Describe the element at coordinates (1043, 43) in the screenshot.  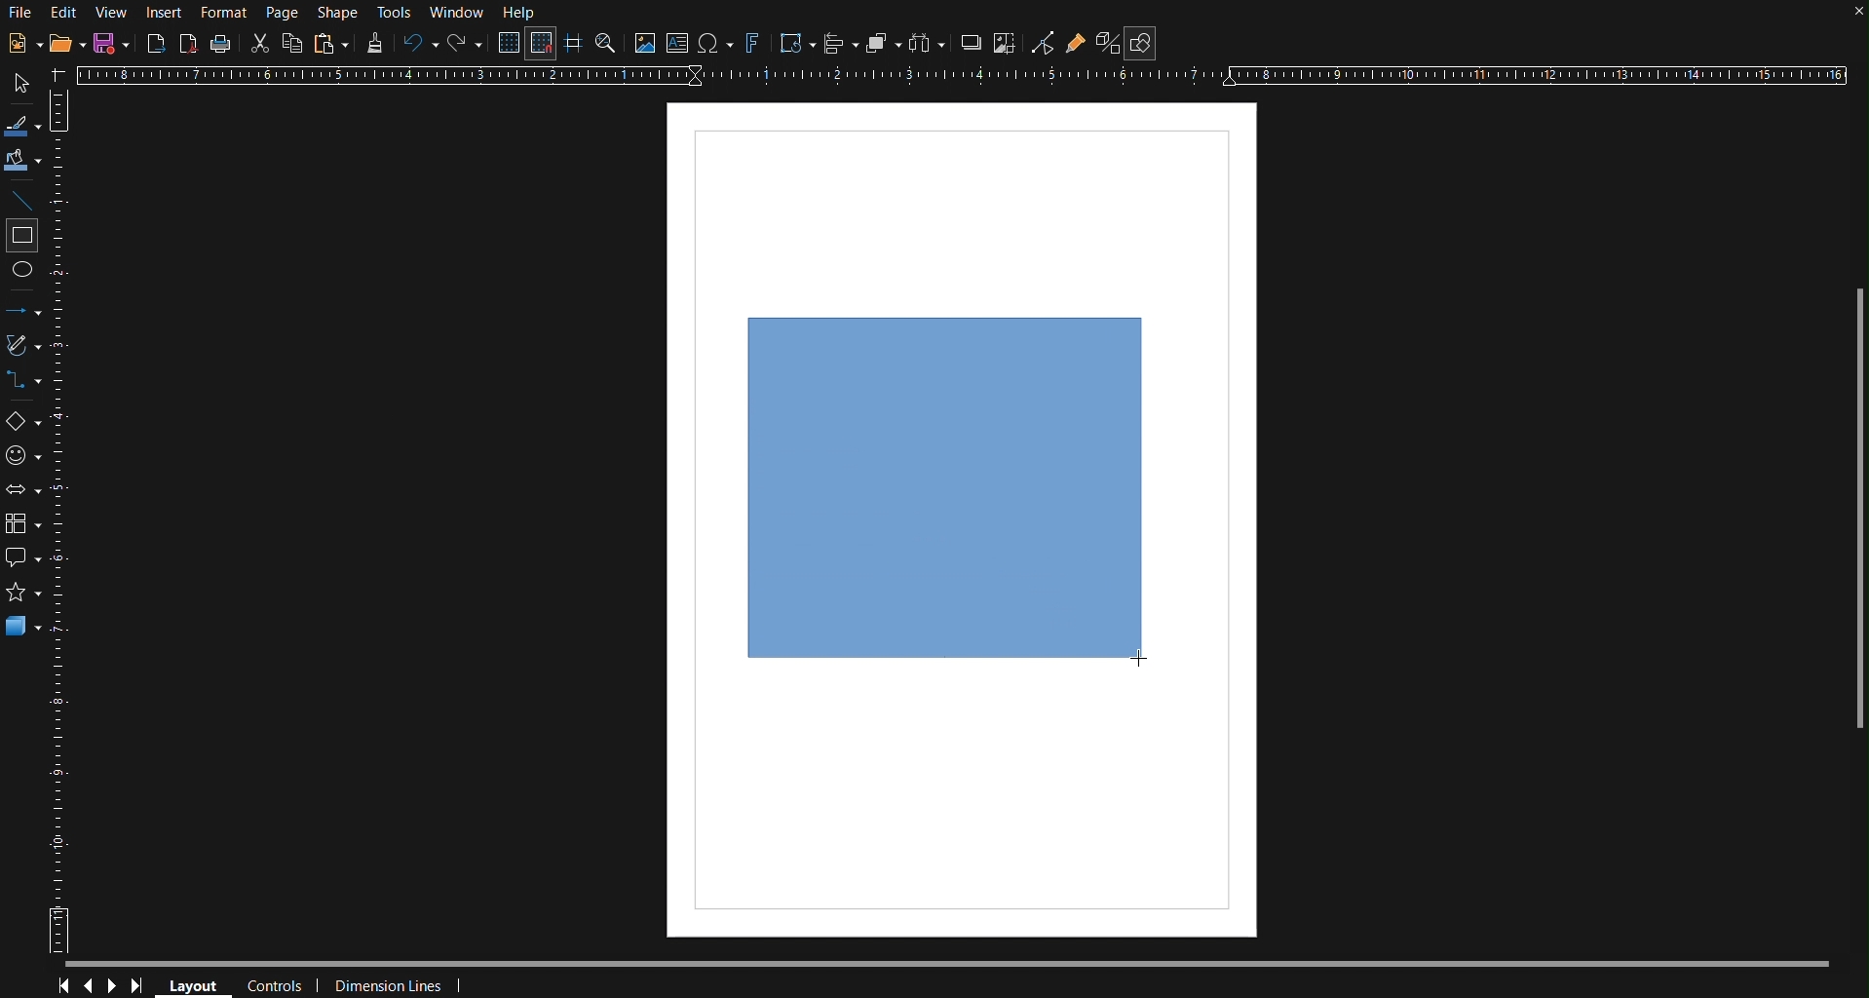
I see `Toggle Point Edit Mode` at that location.